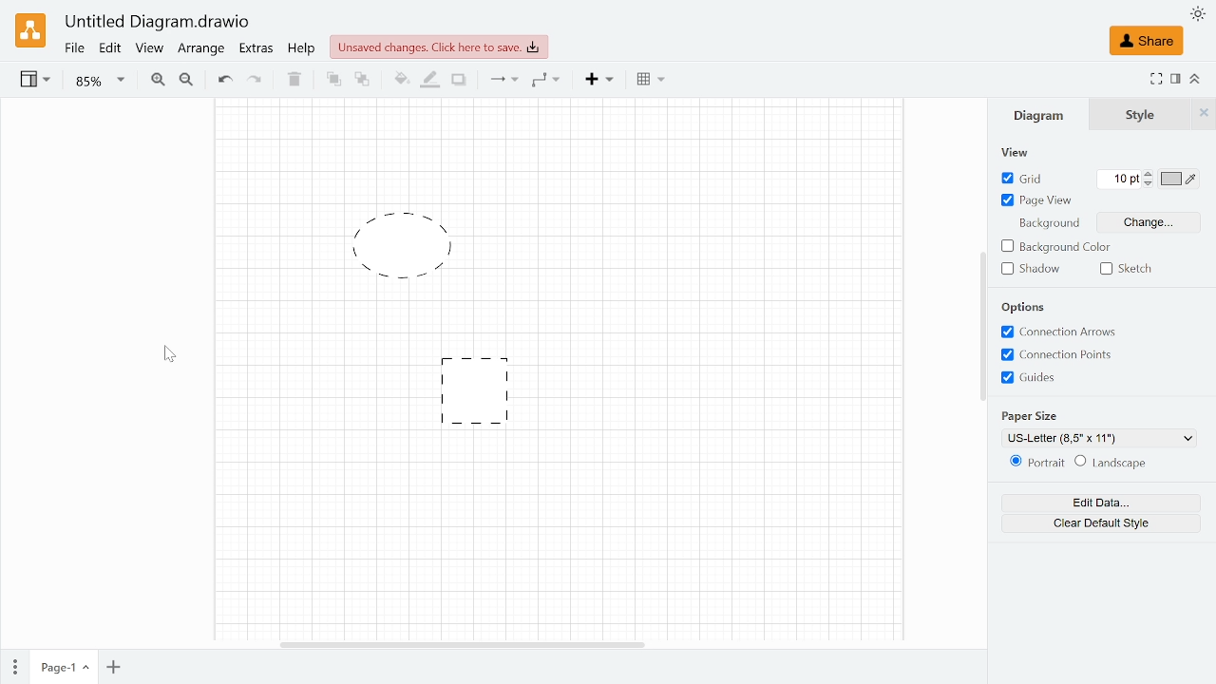  What do you see at coordinates (159, 23) in the screenshot?
I see `Current window` at bounding box center [159, 23].